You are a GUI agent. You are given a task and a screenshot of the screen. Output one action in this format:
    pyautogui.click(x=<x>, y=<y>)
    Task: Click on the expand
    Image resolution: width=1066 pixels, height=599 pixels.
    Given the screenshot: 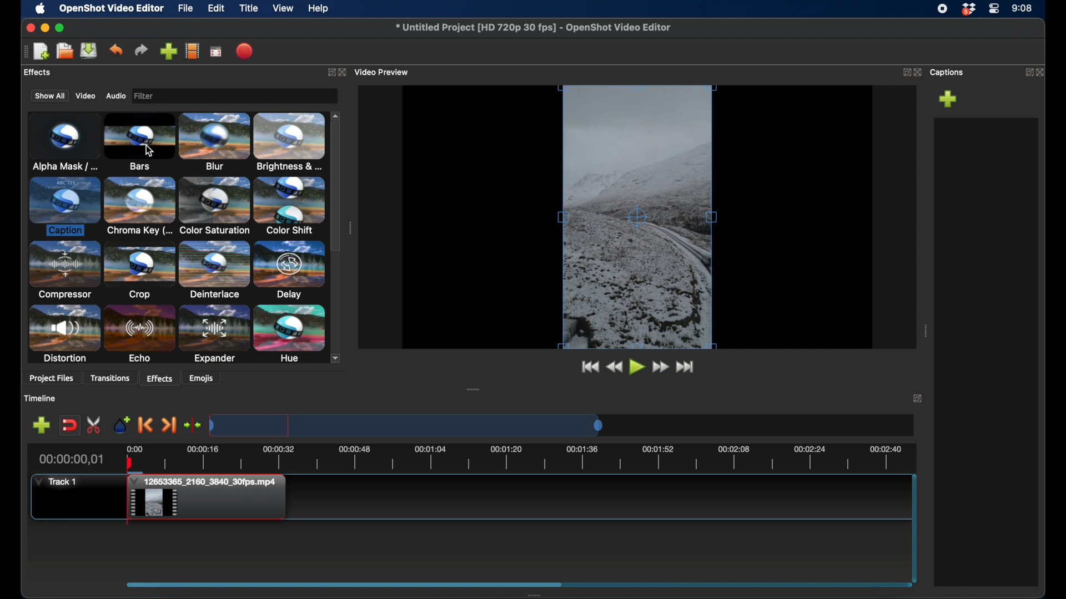 What is the action you would take?
    pyautogui.click(x=329, y=72)
    